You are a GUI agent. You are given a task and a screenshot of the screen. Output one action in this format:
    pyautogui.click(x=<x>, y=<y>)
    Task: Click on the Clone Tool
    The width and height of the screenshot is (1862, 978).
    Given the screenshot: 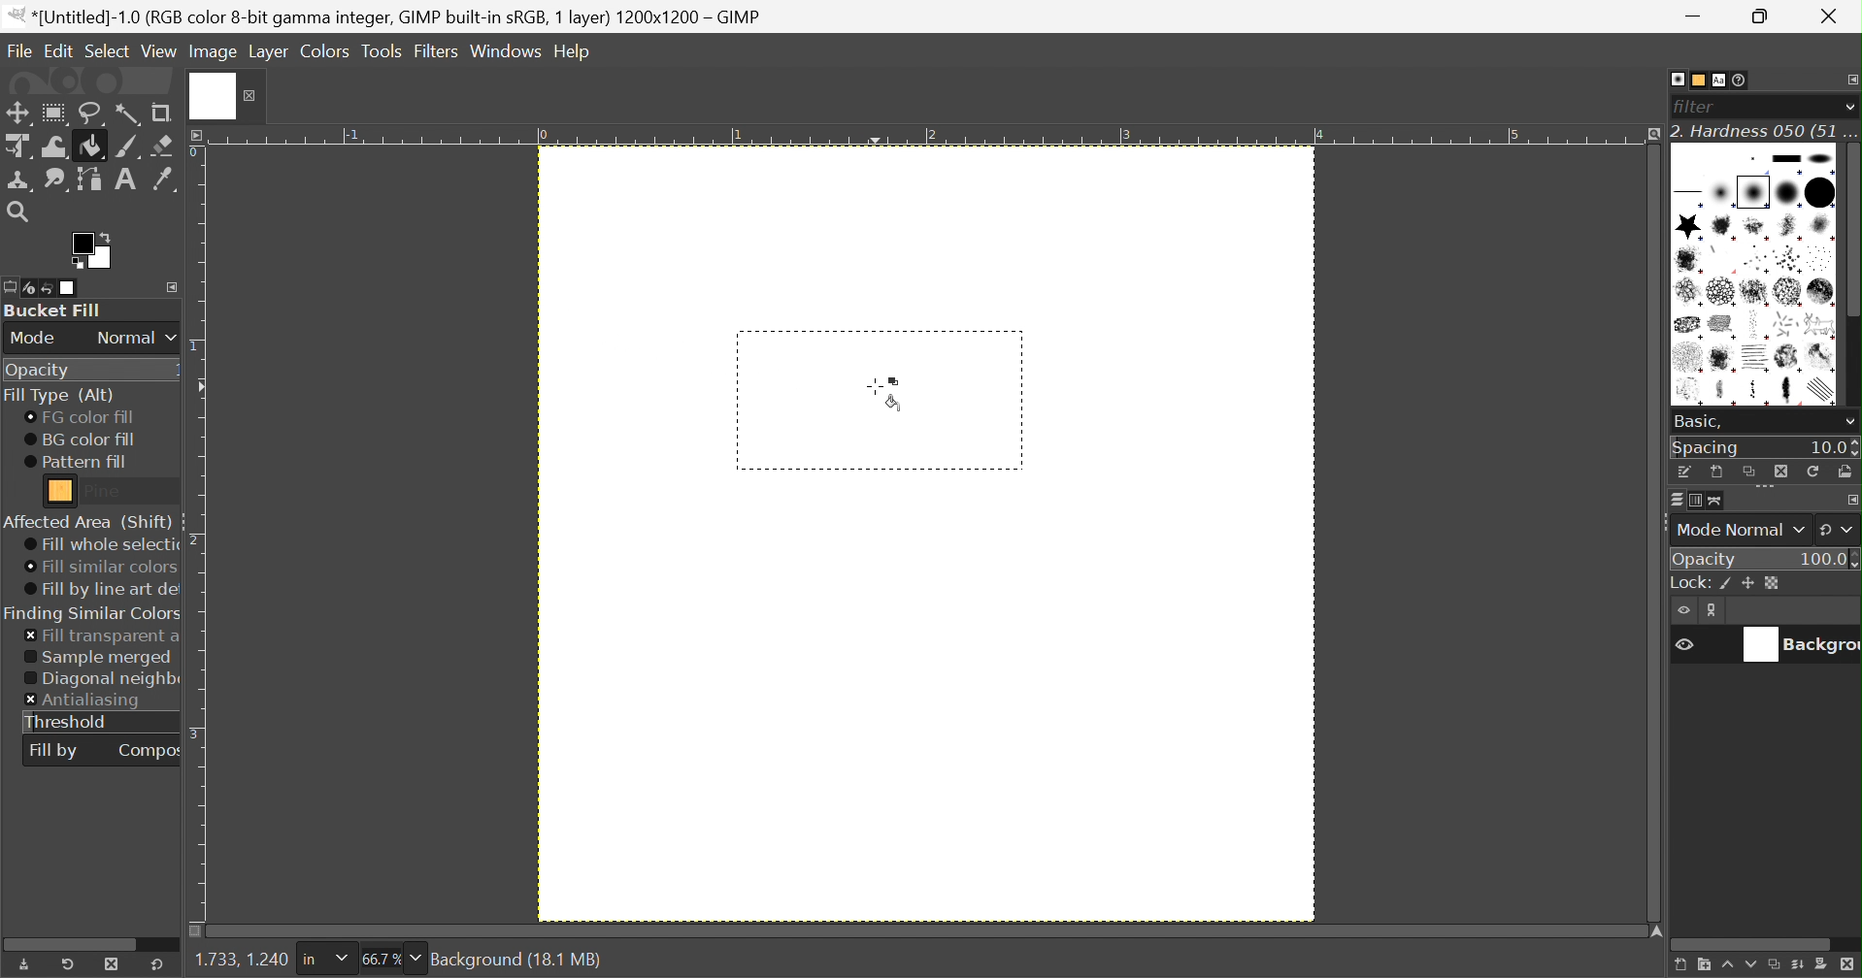 What is the action you would take?
    pyautogui.click(x=20, y=181)
    